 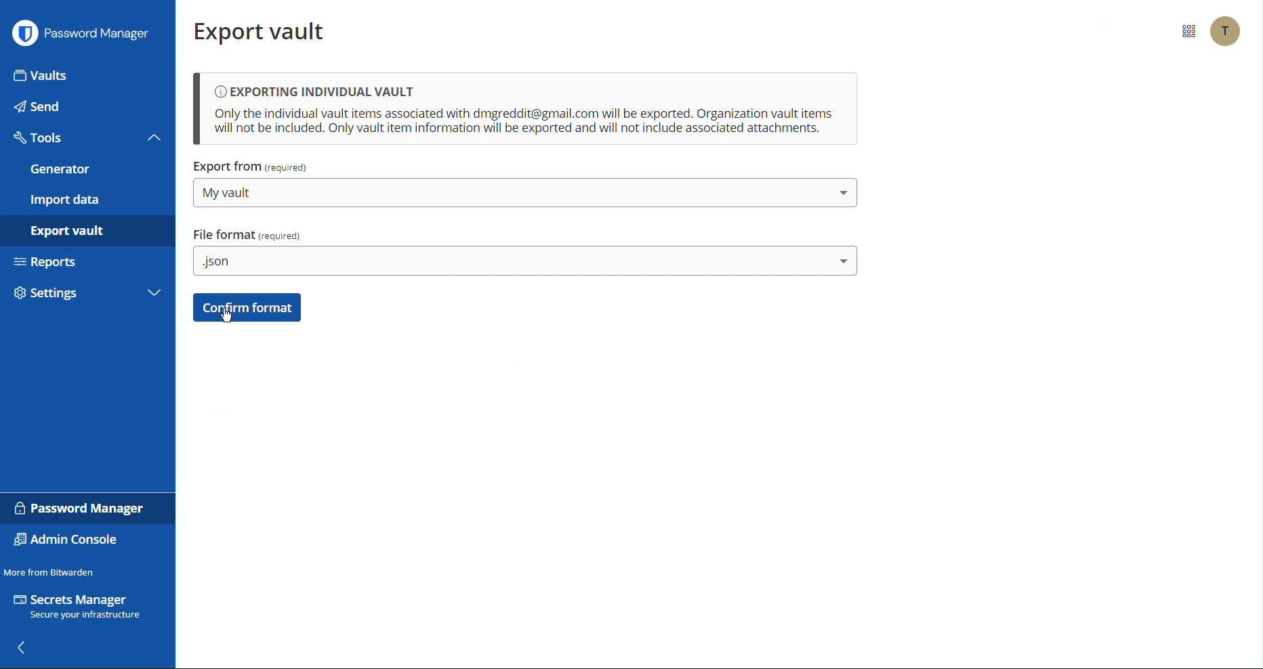 I want to click on More , so click(x=154, y=292).